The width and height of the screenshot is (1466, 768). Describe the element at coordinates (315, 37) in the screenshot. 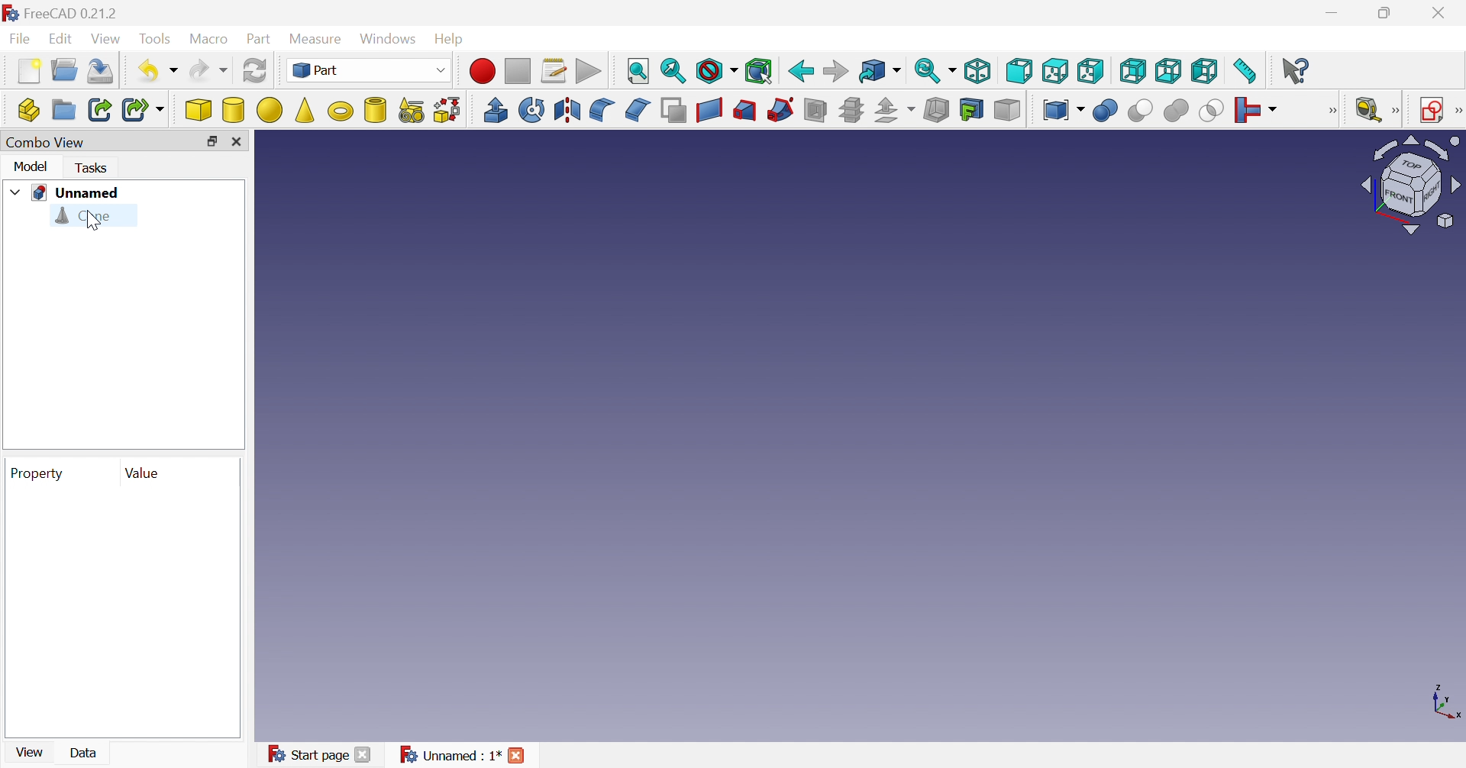

I see `Measure` at that location.